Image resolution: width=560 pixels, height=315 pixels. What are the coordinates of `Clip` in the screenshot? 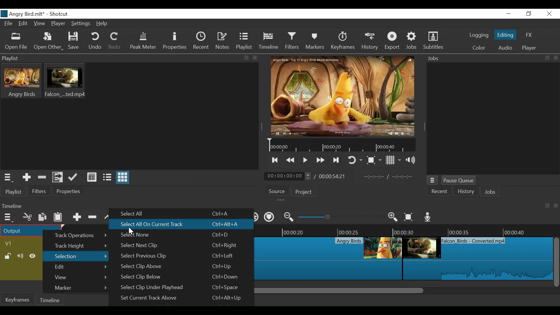 It's located at (22, 80).